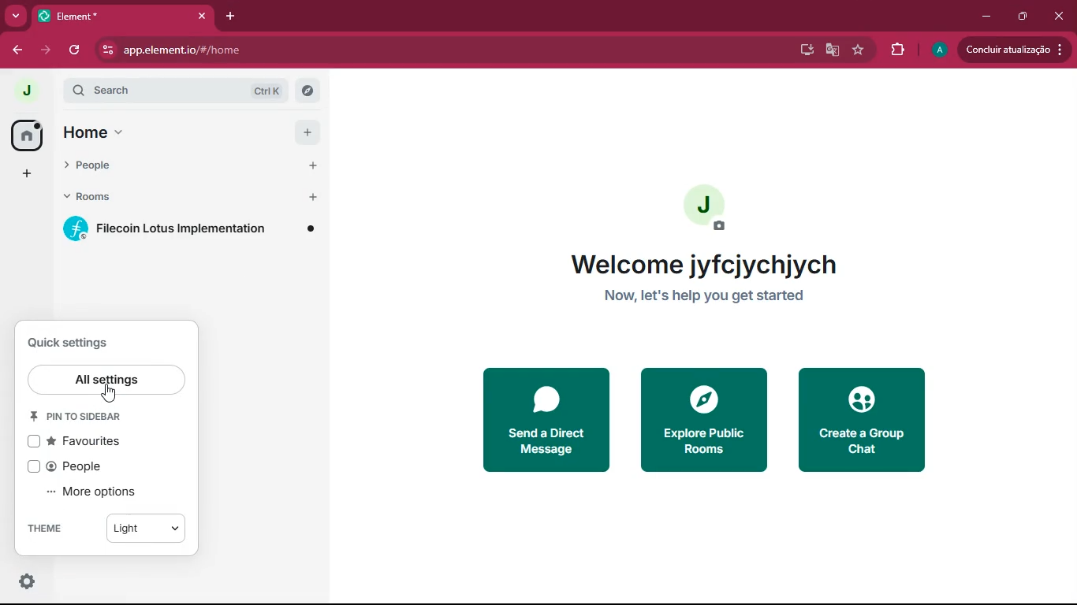  Describe the element at coordinates (202, 16) in the screenshot. I see `close tab` at that location.